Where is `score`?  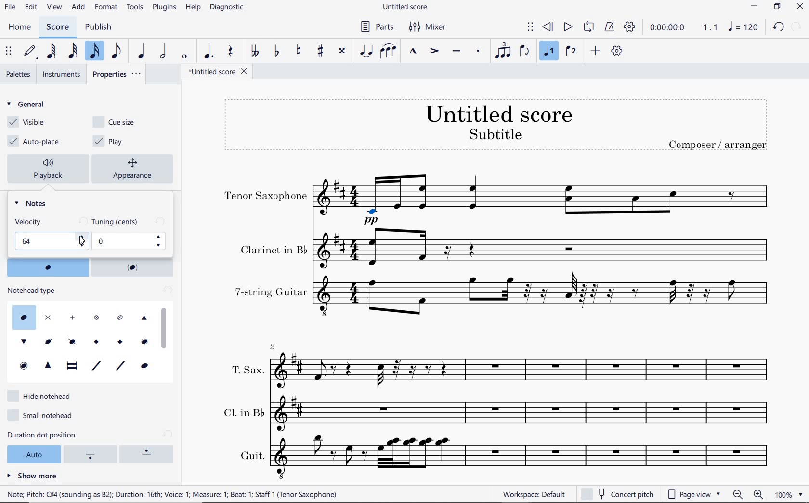
score is located at coordinates (57, 28).